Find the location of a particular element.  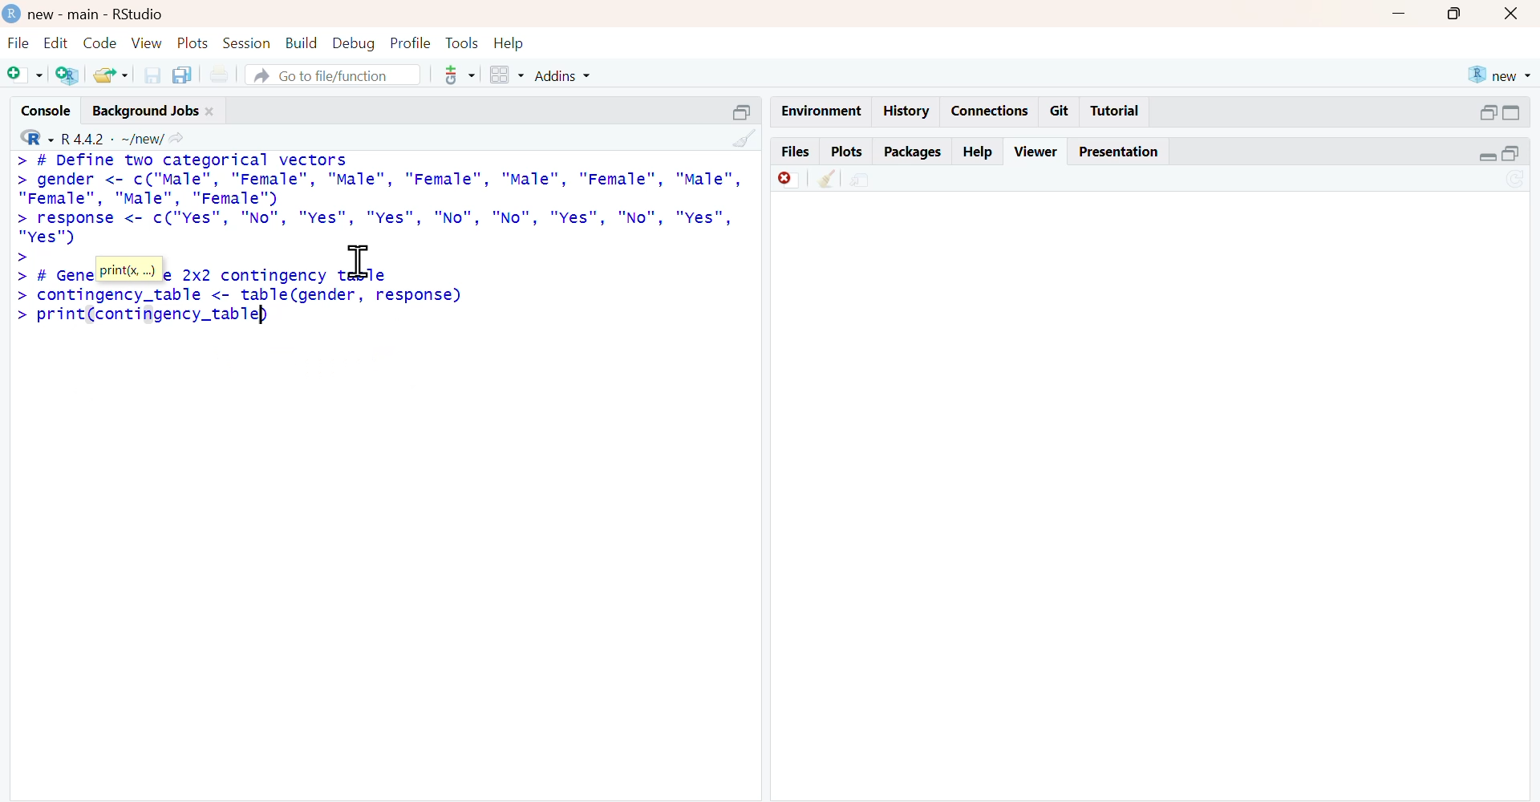

debug is located at coordinates (354, 44).